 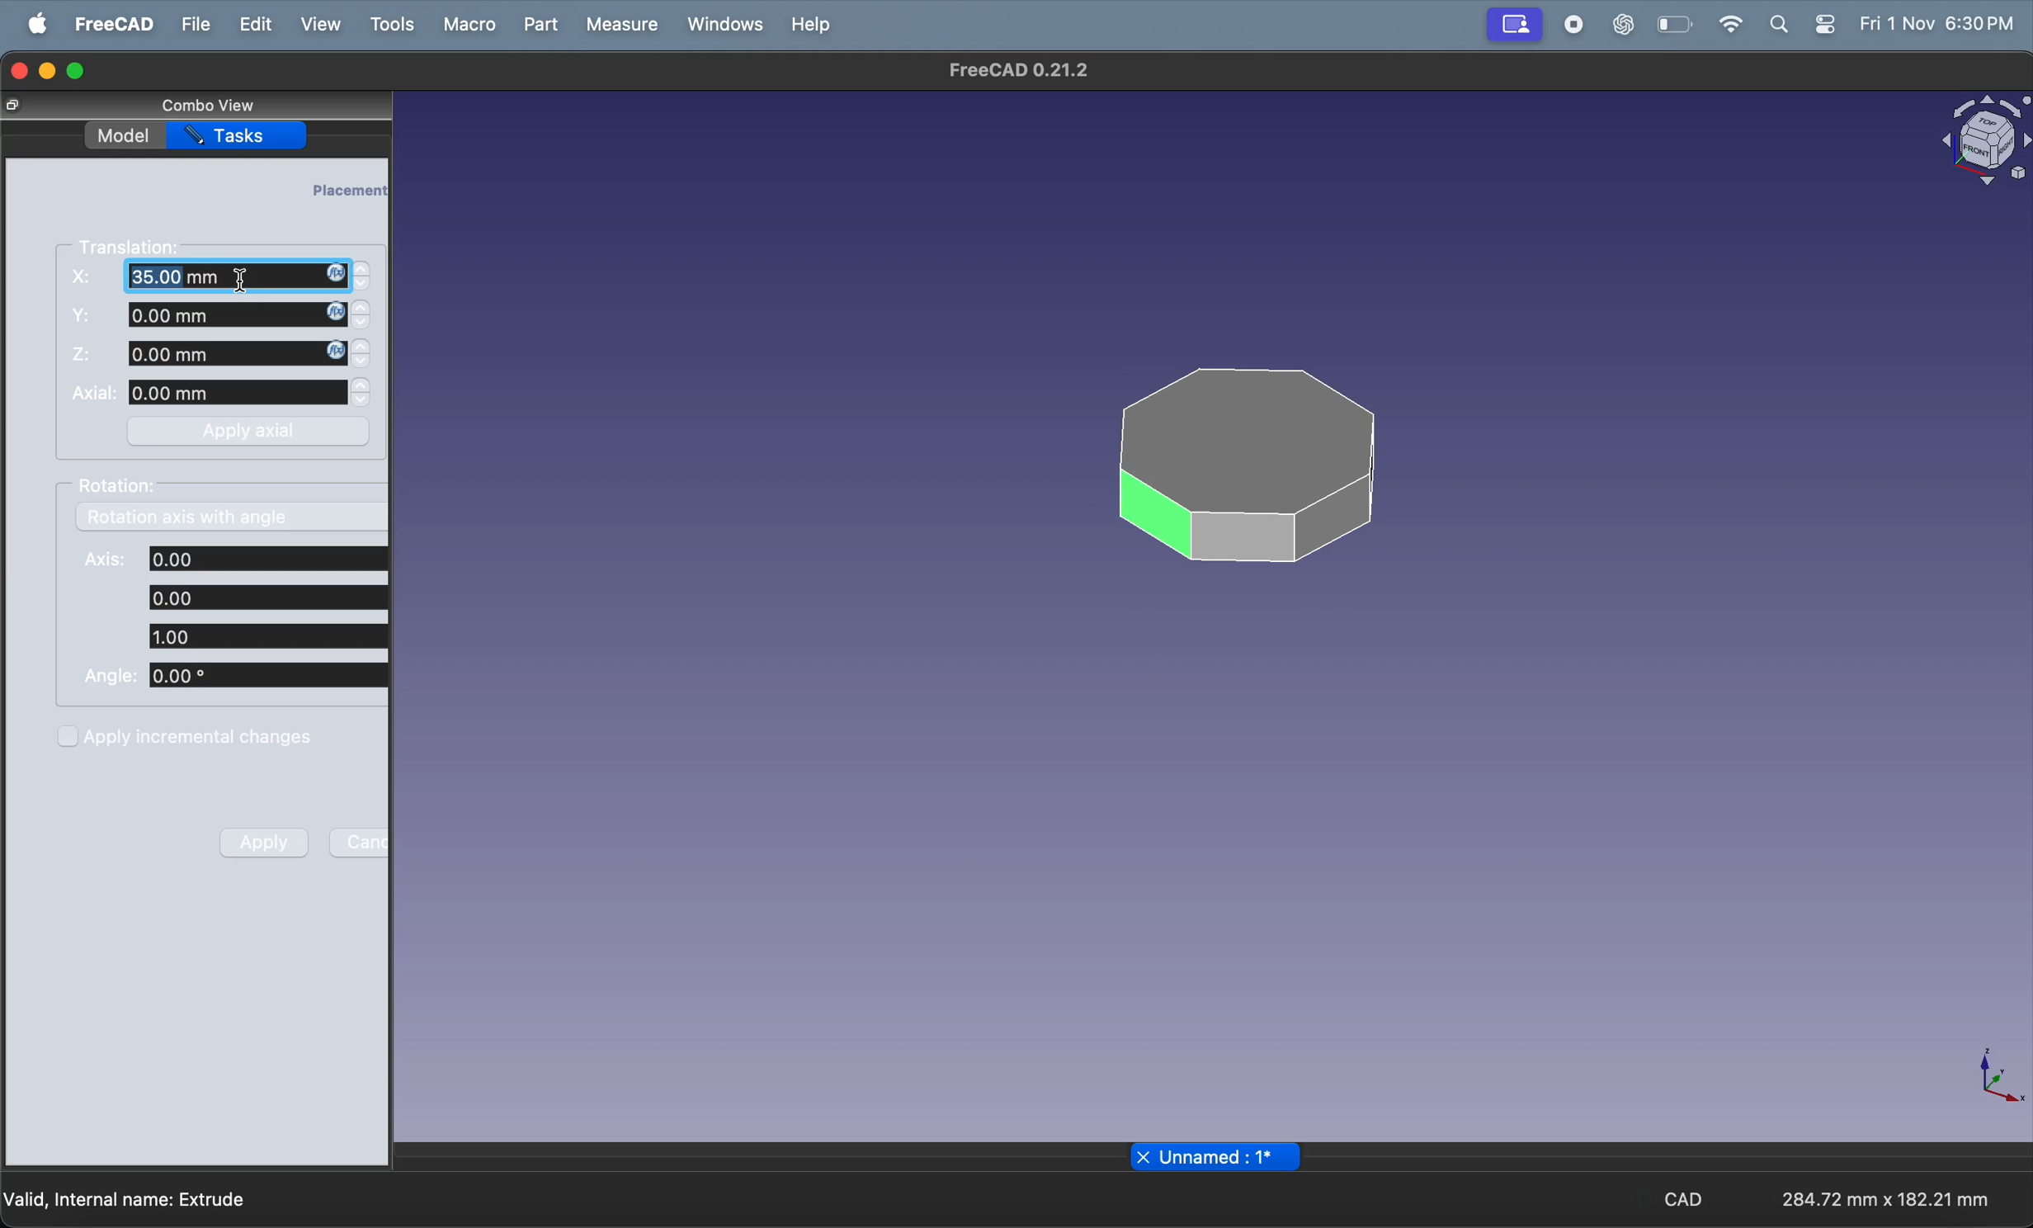 What do you see at coordinates (264, 636) in the screenshot?
I see `1.00` at bounding box center [264, 636].